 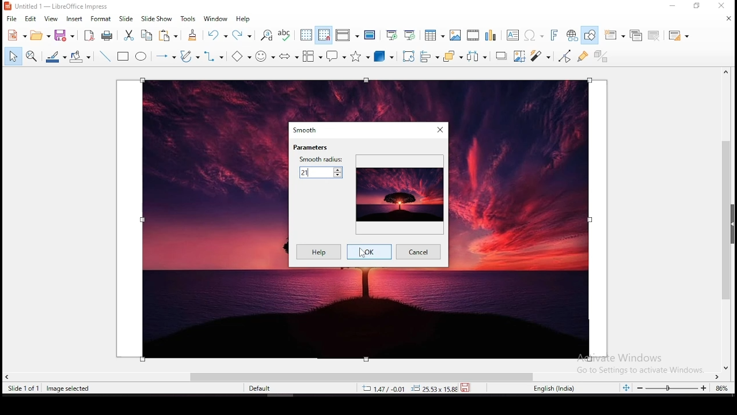 I want to click on block arrows, so click(x=289, y=56).